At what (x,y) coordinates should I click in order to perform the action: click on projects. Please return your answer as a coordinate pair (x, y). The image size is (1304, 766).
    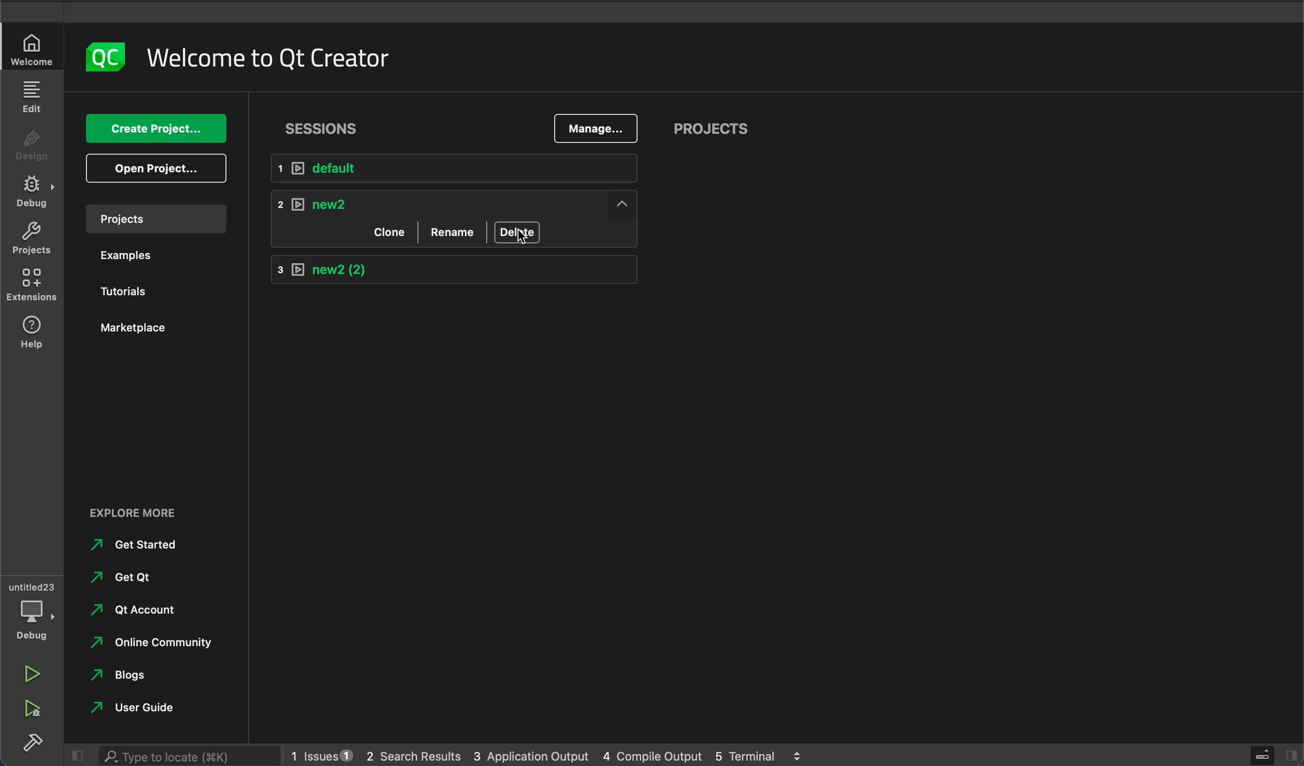
    Looking at the image, I should click on (713, 131).